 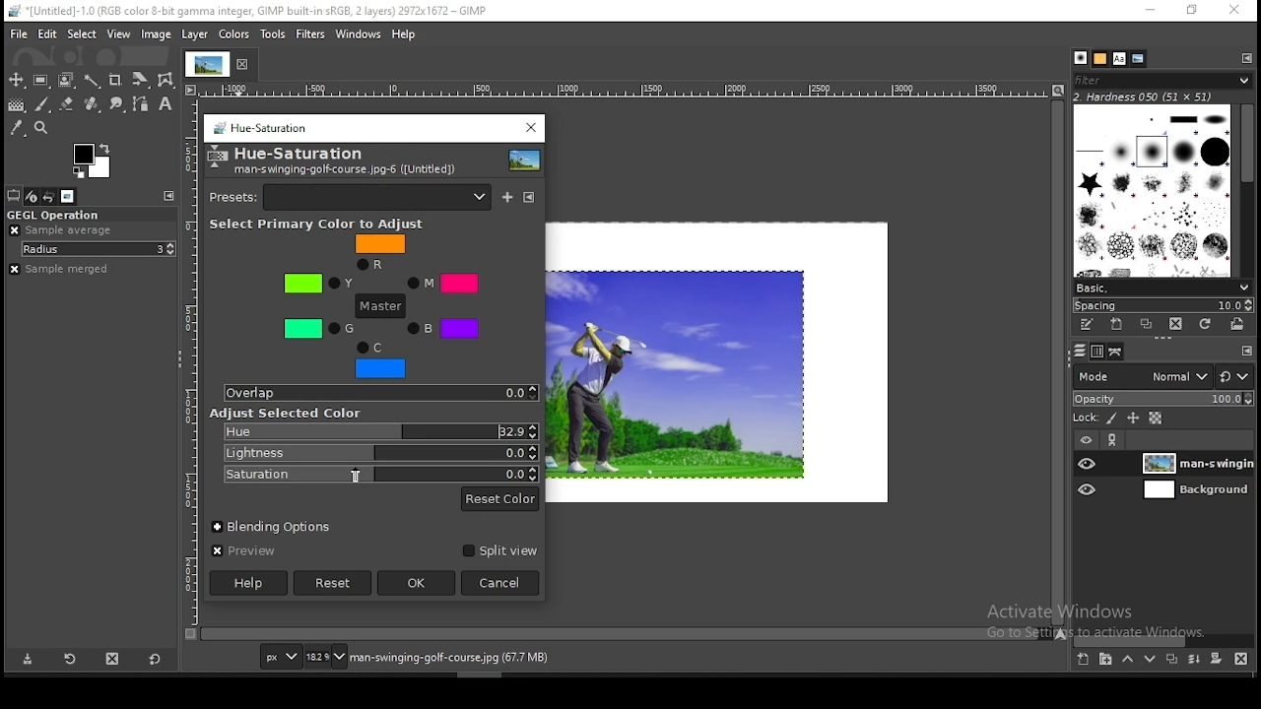 I want to click on master, so click(x=381, y=306).